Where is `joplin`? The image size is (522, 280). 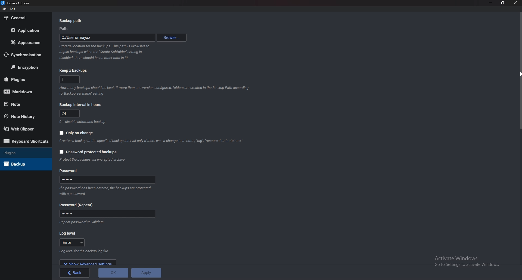 joplin is located at coordinates (16, 3).